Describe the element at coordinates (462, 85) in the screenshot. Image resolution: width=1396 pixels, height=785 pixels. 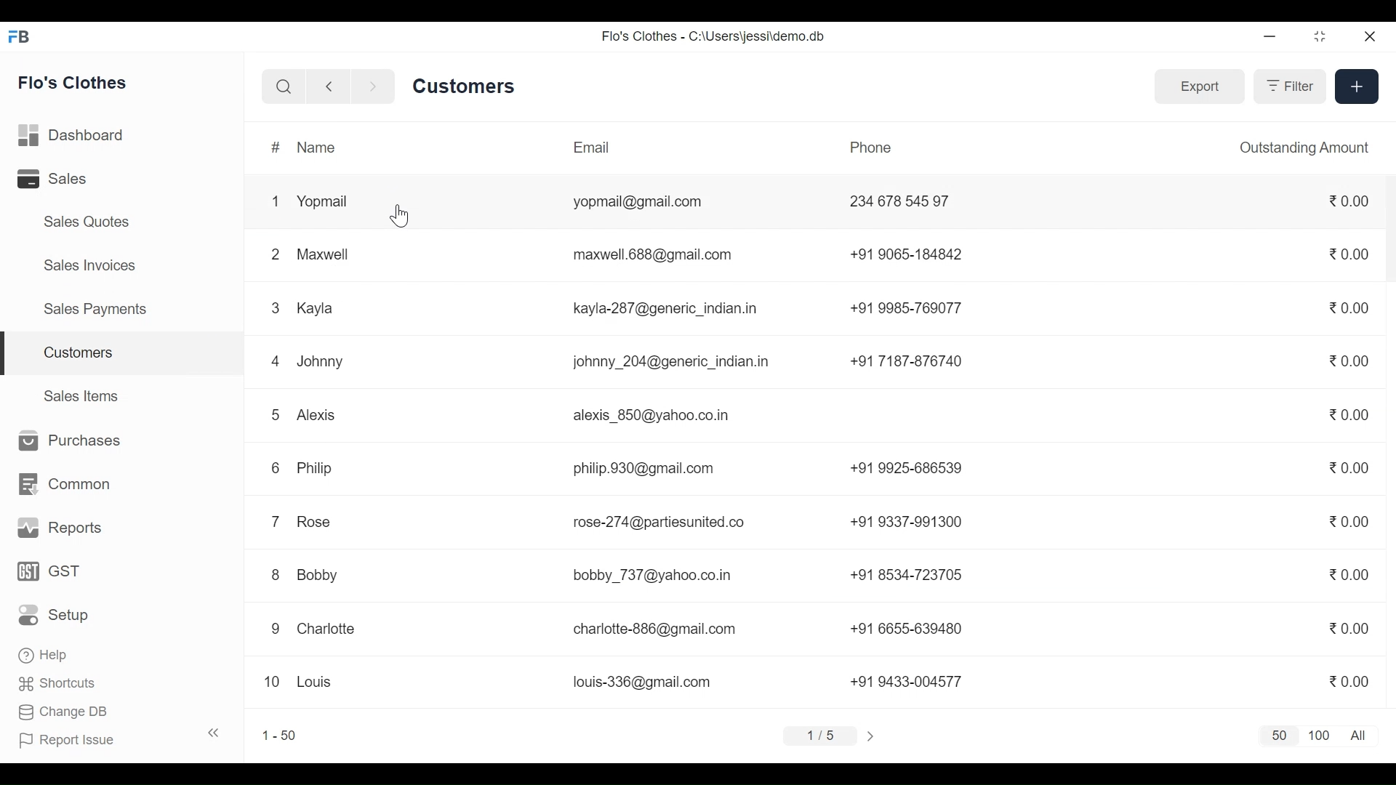
I see `Customers` at that location.